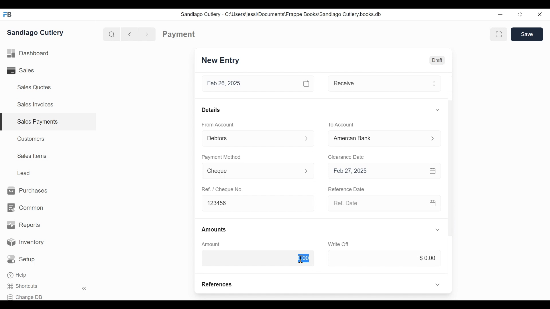  Describe the element at coordinates (384, 258) in the screenshot. I see `$0.00` at that location.